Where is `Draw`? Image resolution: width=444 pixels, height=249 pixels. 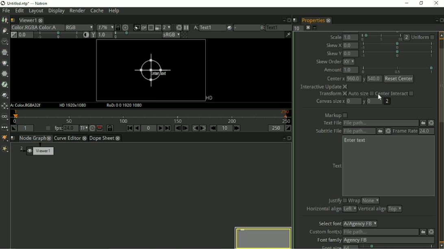 Draw is located at coordinates (4, 30).